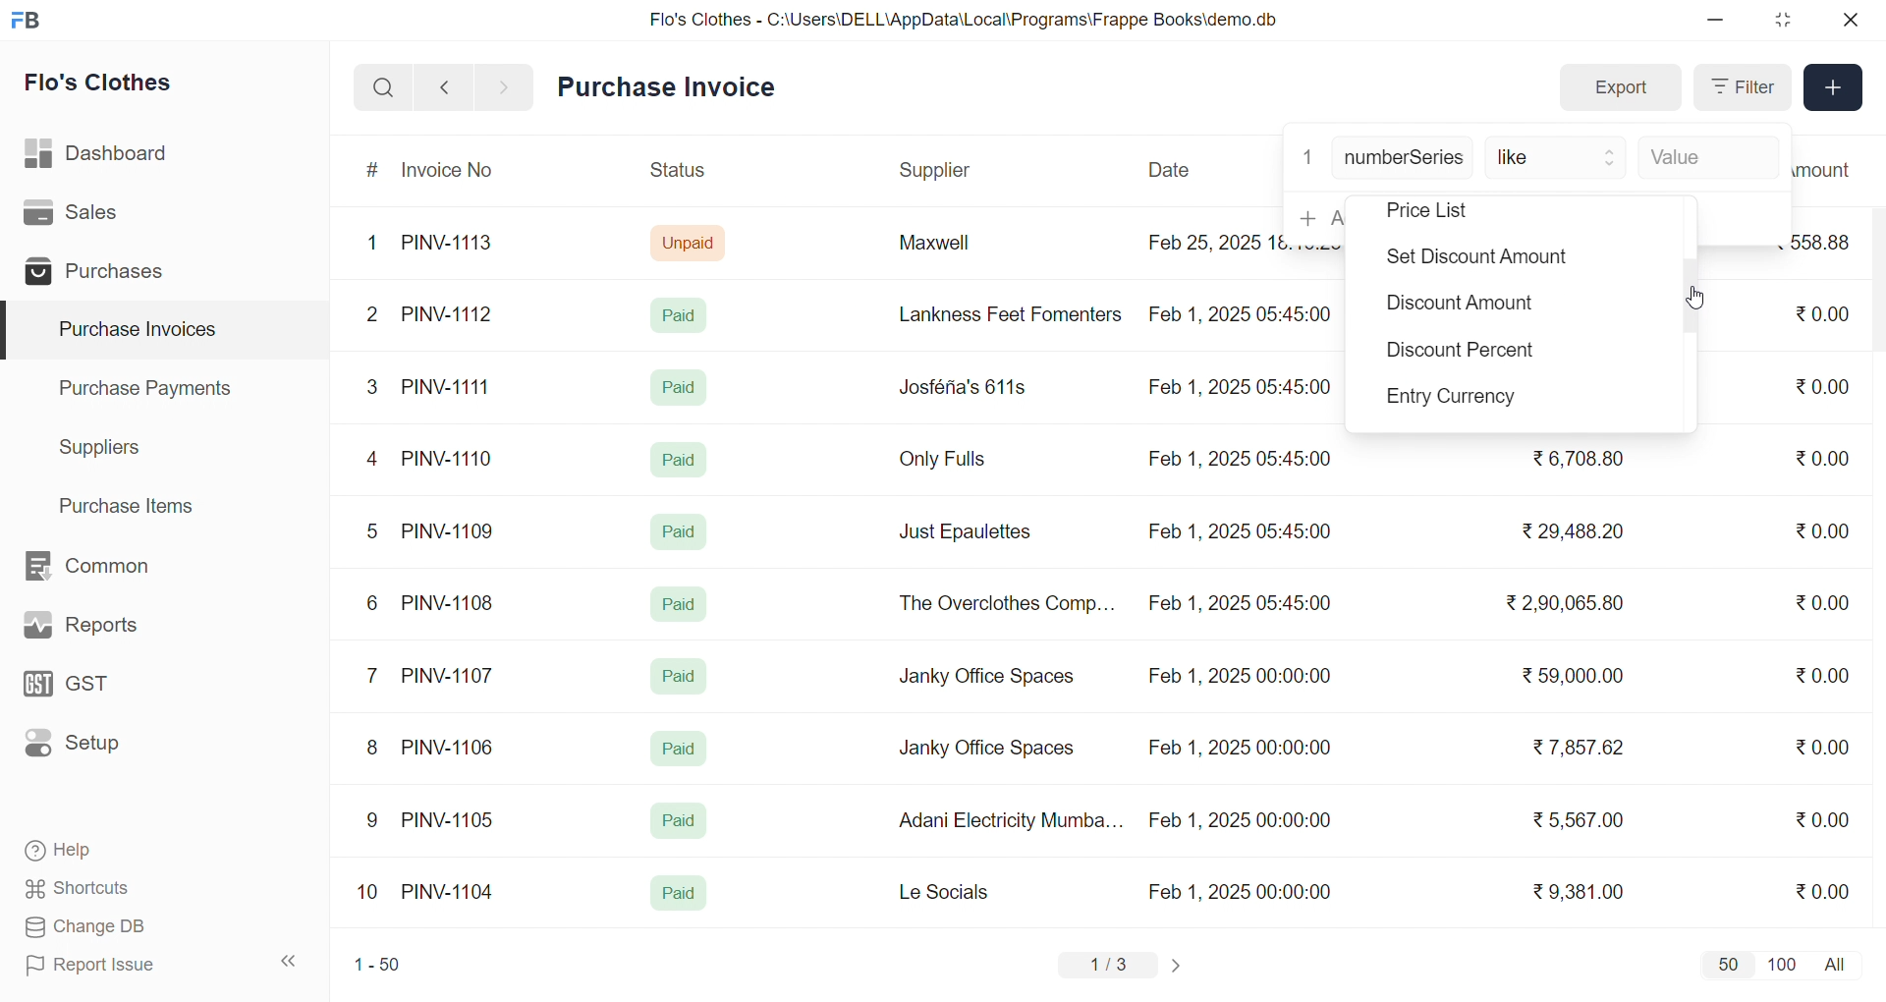 This screenshot has height=1002, width=1886. What do you see at coordinates (447, 315) in the screenshot?
I see `PINV-1112` at bounding box center [447, 315].